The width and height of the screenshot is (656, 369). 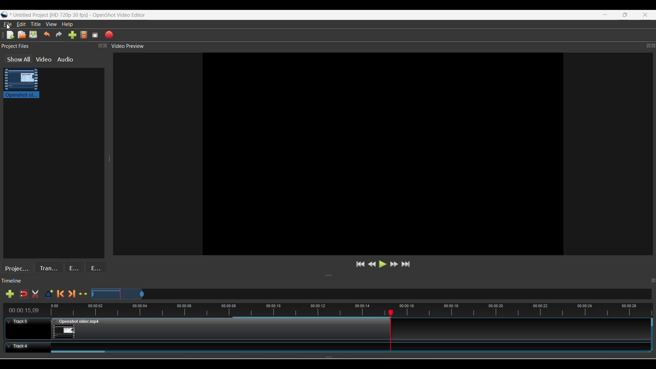 I want to click on Close interface, so click(x=645, y=16).